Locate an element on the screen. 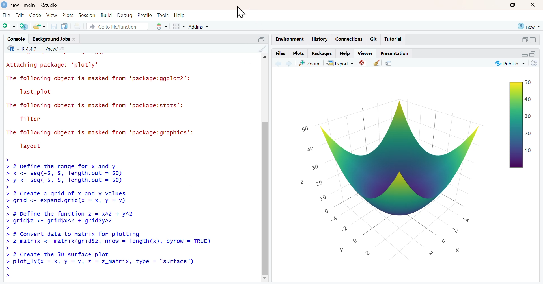  build is located at coordinates (107, 15).